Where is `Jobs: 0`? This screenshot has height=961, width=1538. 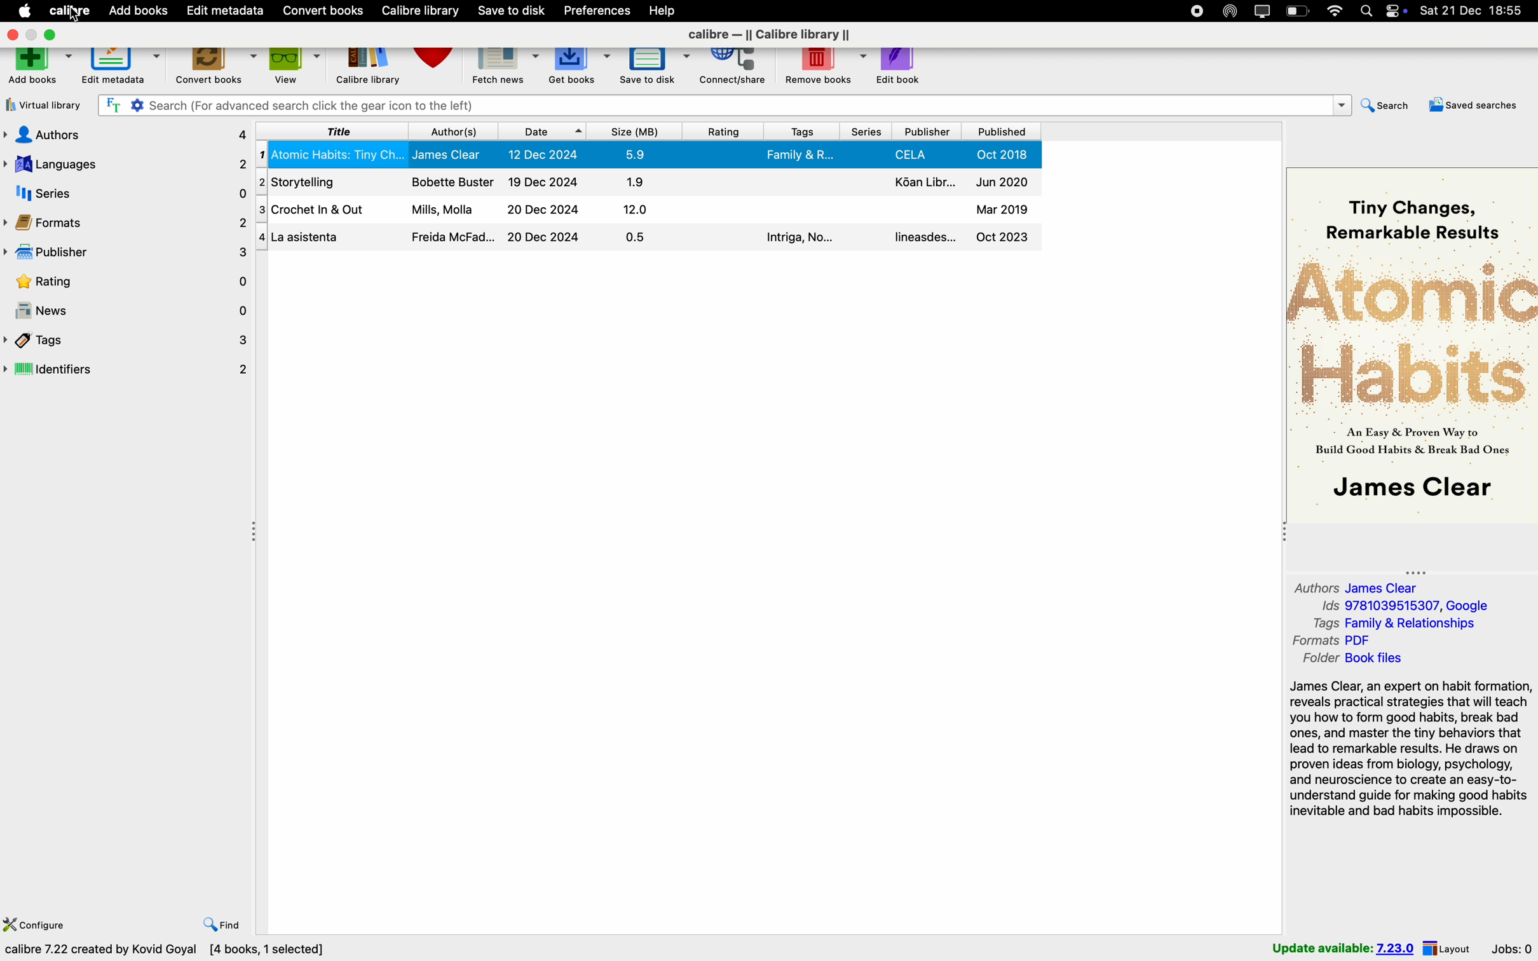 Jobs: 0 is located at coordinates (1512, 947).